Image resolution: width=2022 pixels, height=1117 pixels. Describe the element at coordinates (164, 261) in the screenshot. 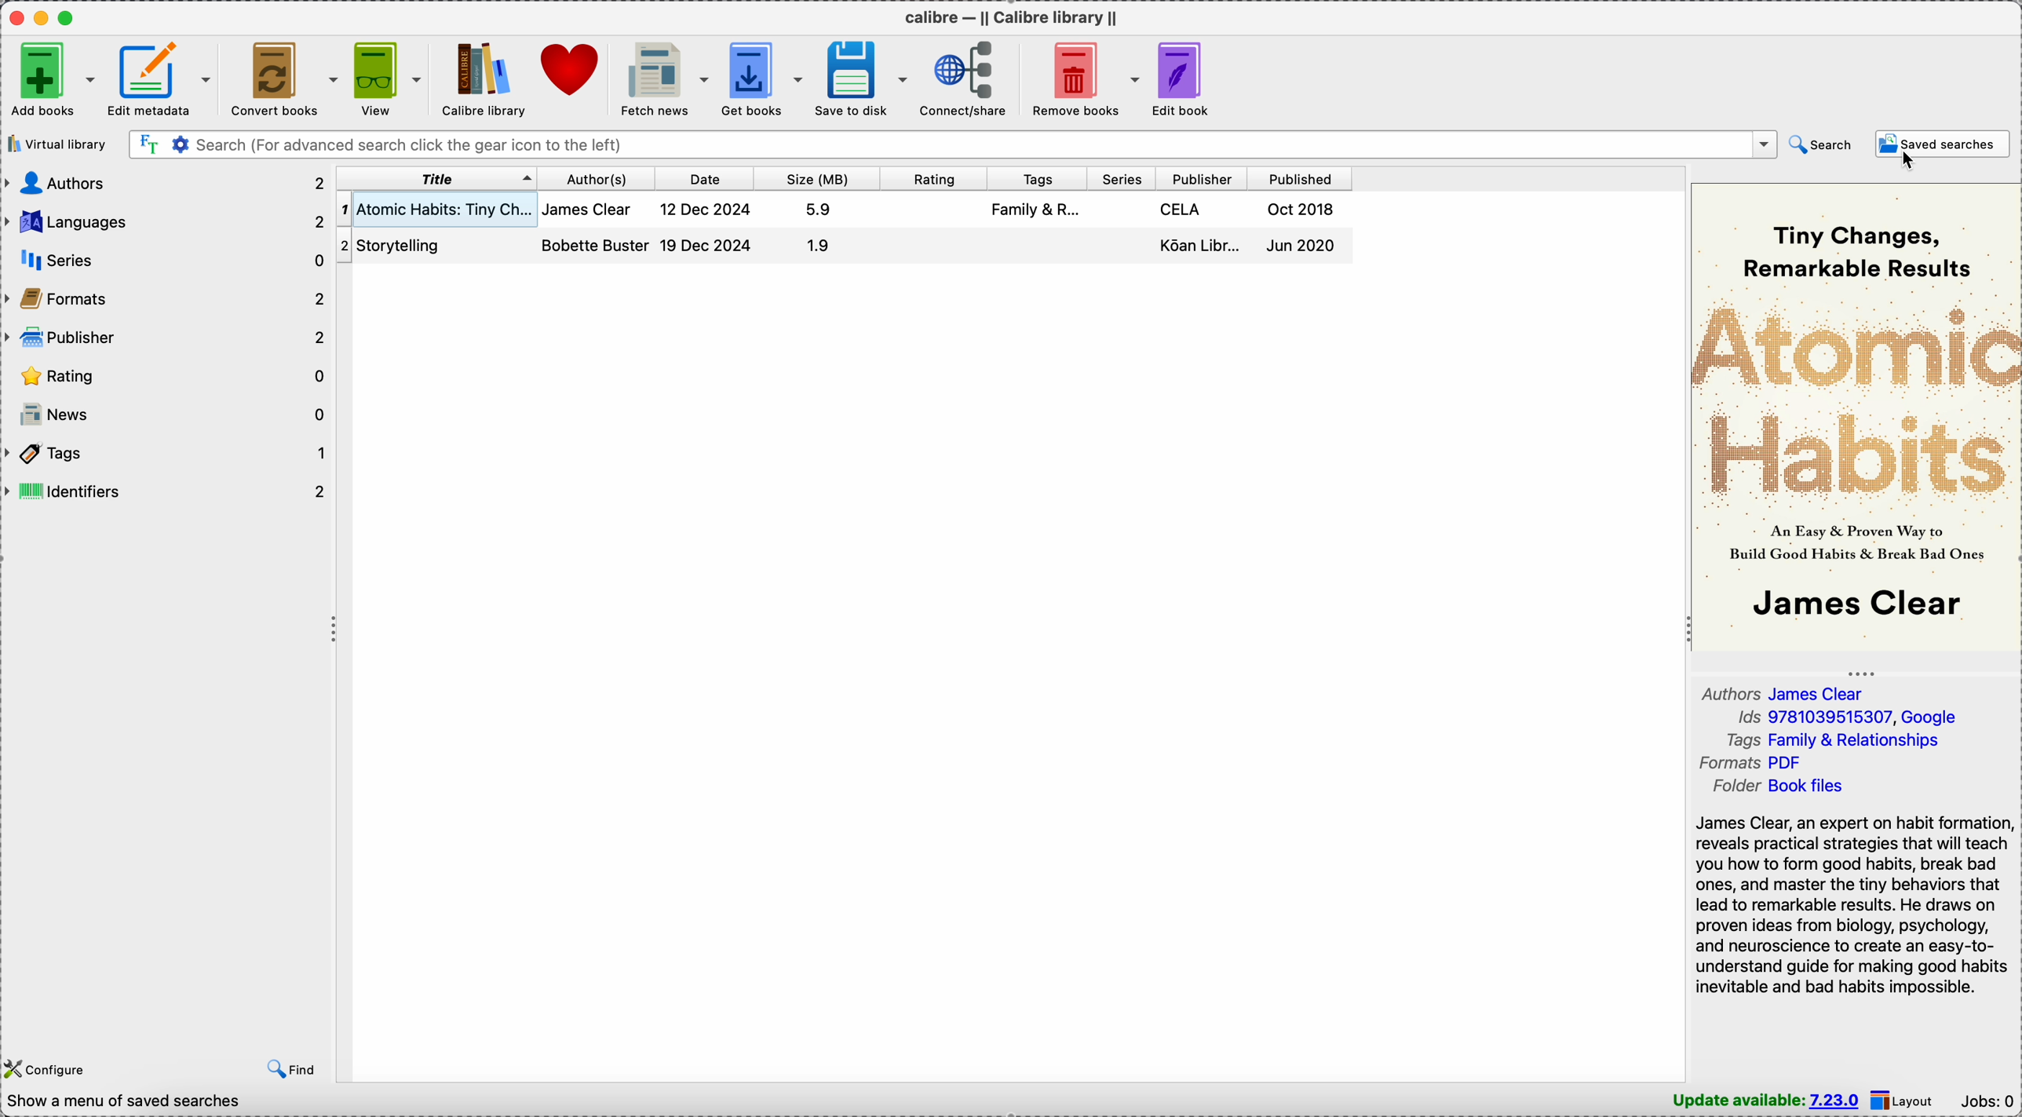

I see `series` at that location.